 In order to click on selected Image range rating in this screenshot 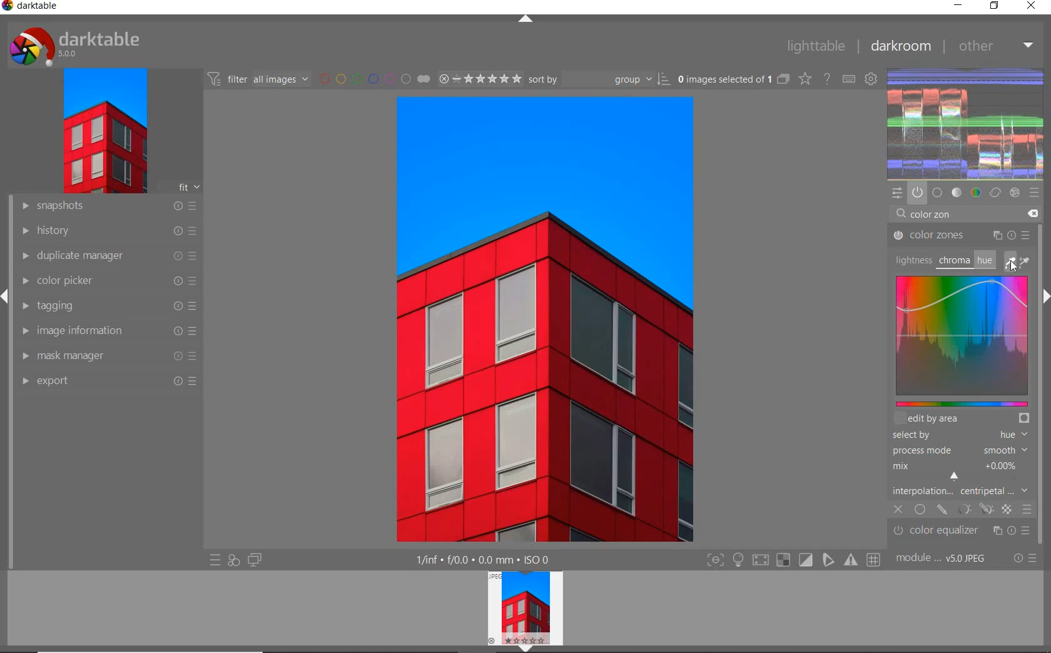, I will do `click(480, 78)`.